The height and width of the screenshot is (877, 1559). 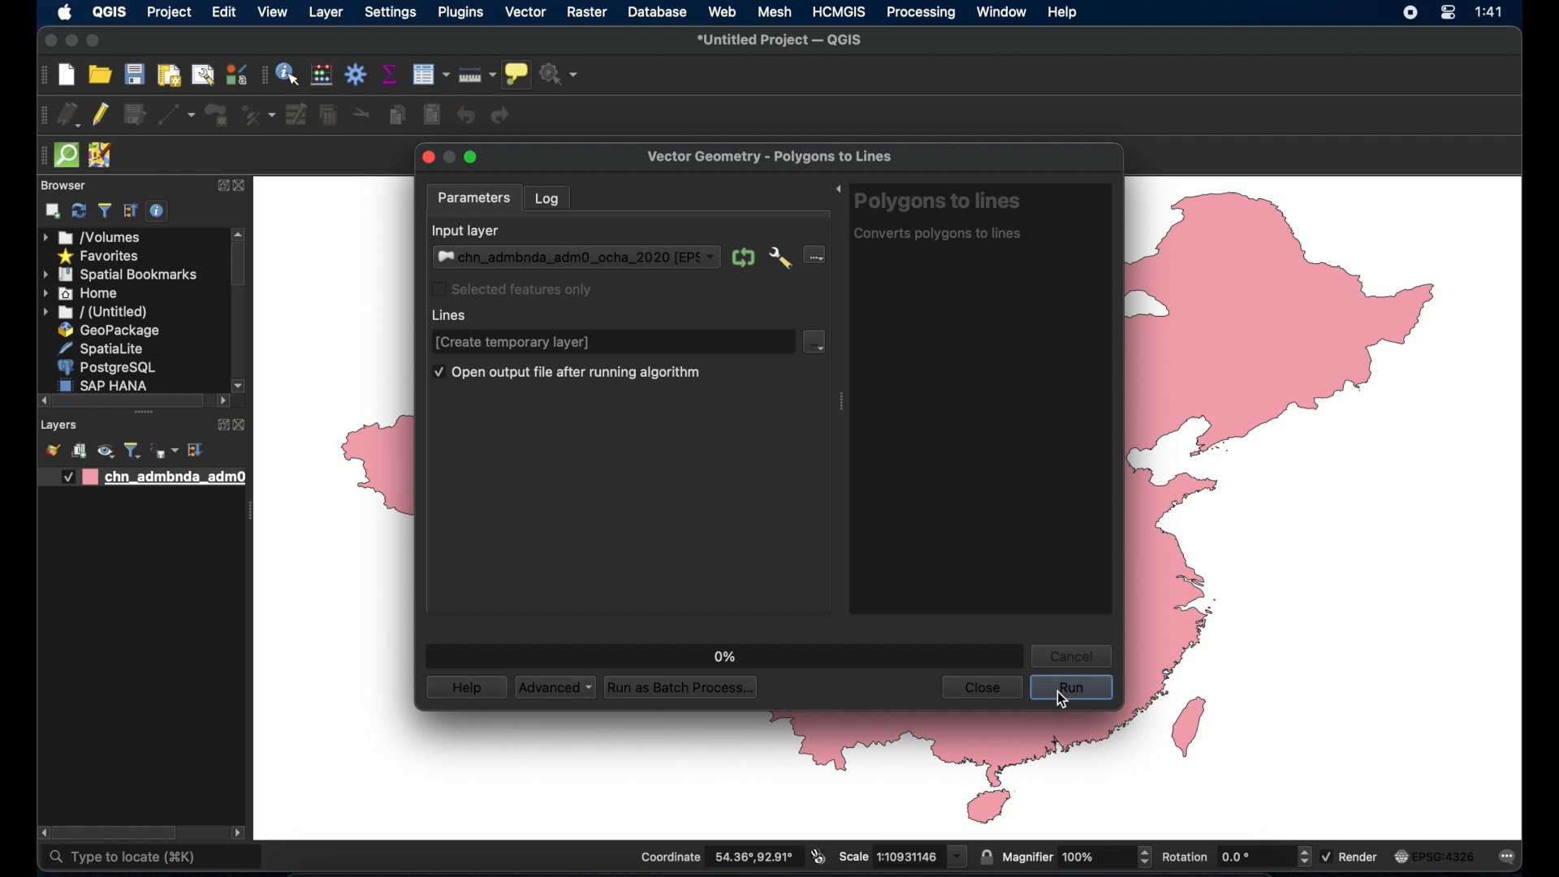 What do you see at coordinates (79, 450) in the screenshot?
I see `add group` at bounding box center [79, 450].